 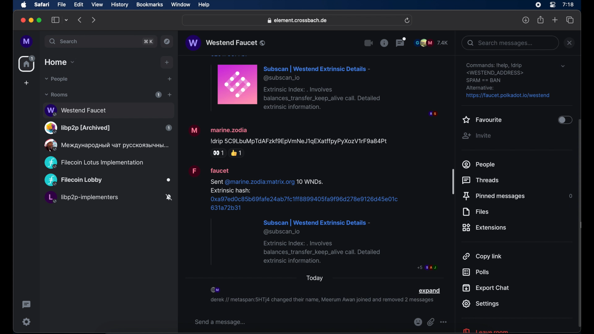 I want to click on maximize, so click(x=40, y=20).